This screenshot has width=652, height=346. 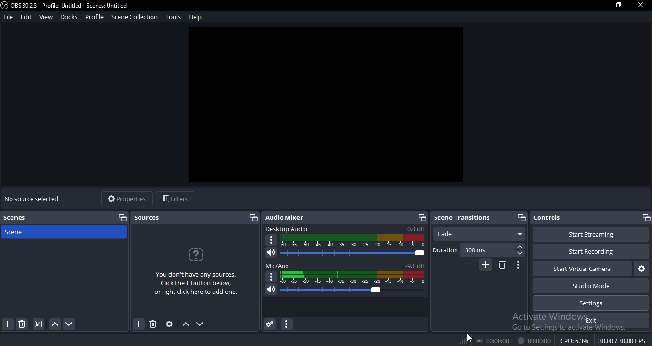 I want to click on scene collection, so click(x=134, y=17).